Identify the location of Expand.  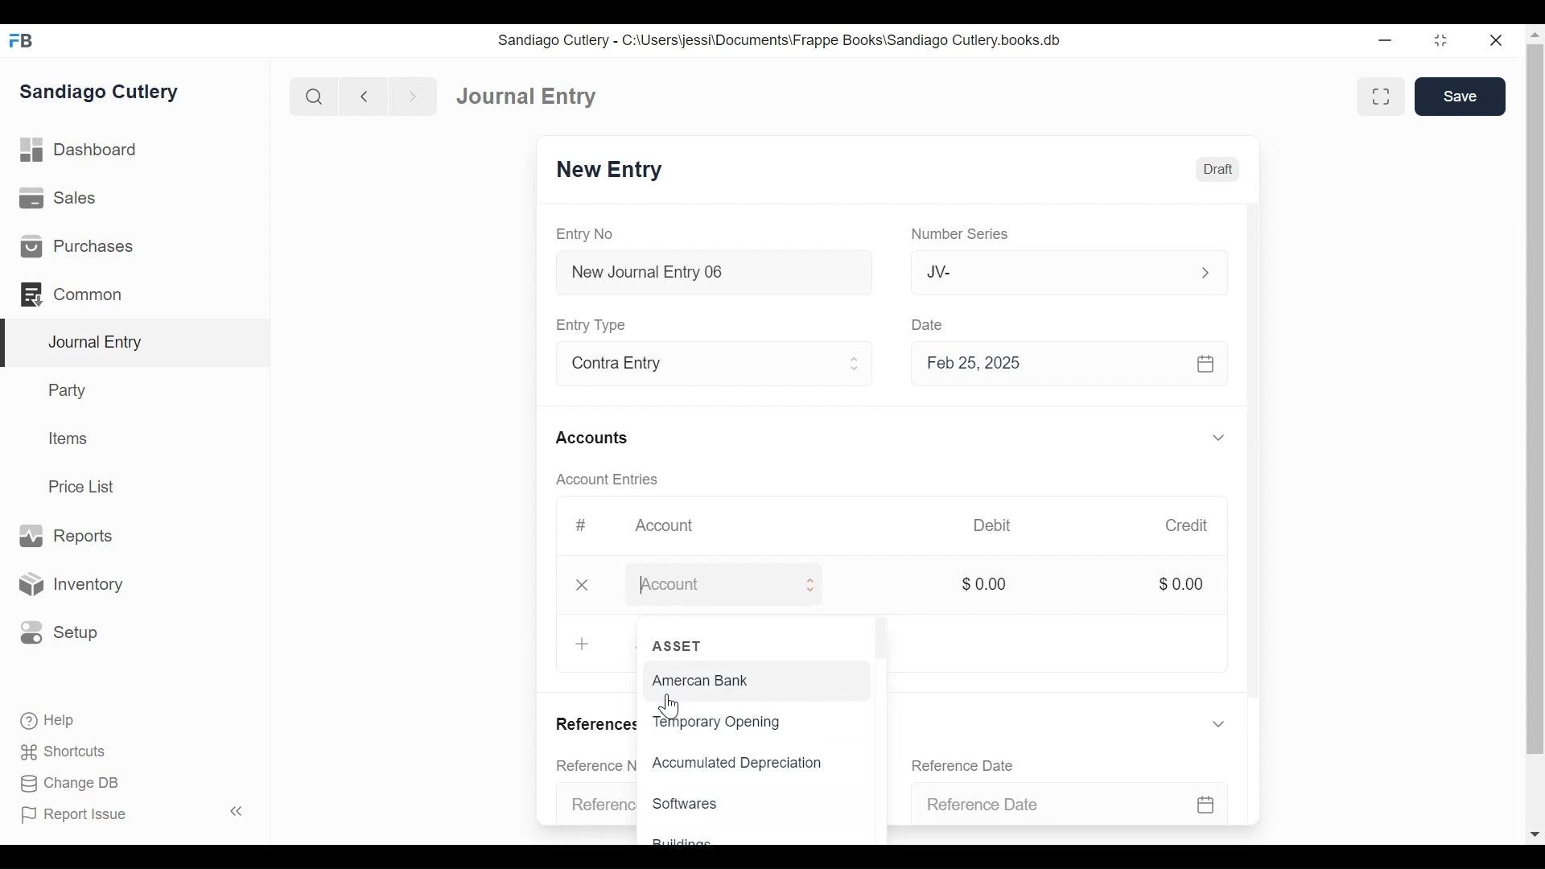
(856, 364).